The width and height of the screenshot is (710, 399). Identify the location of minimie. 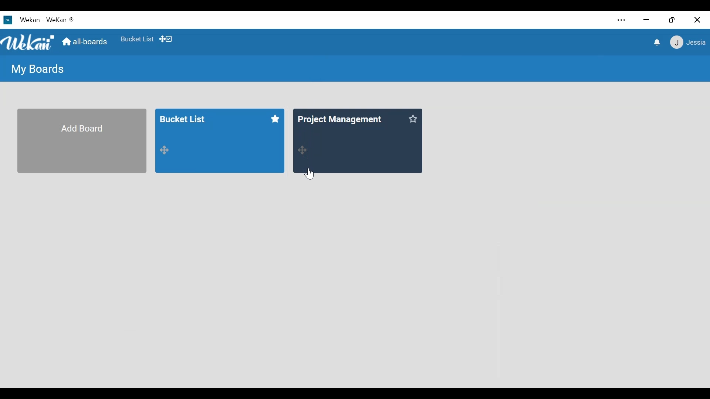
(646, 20).